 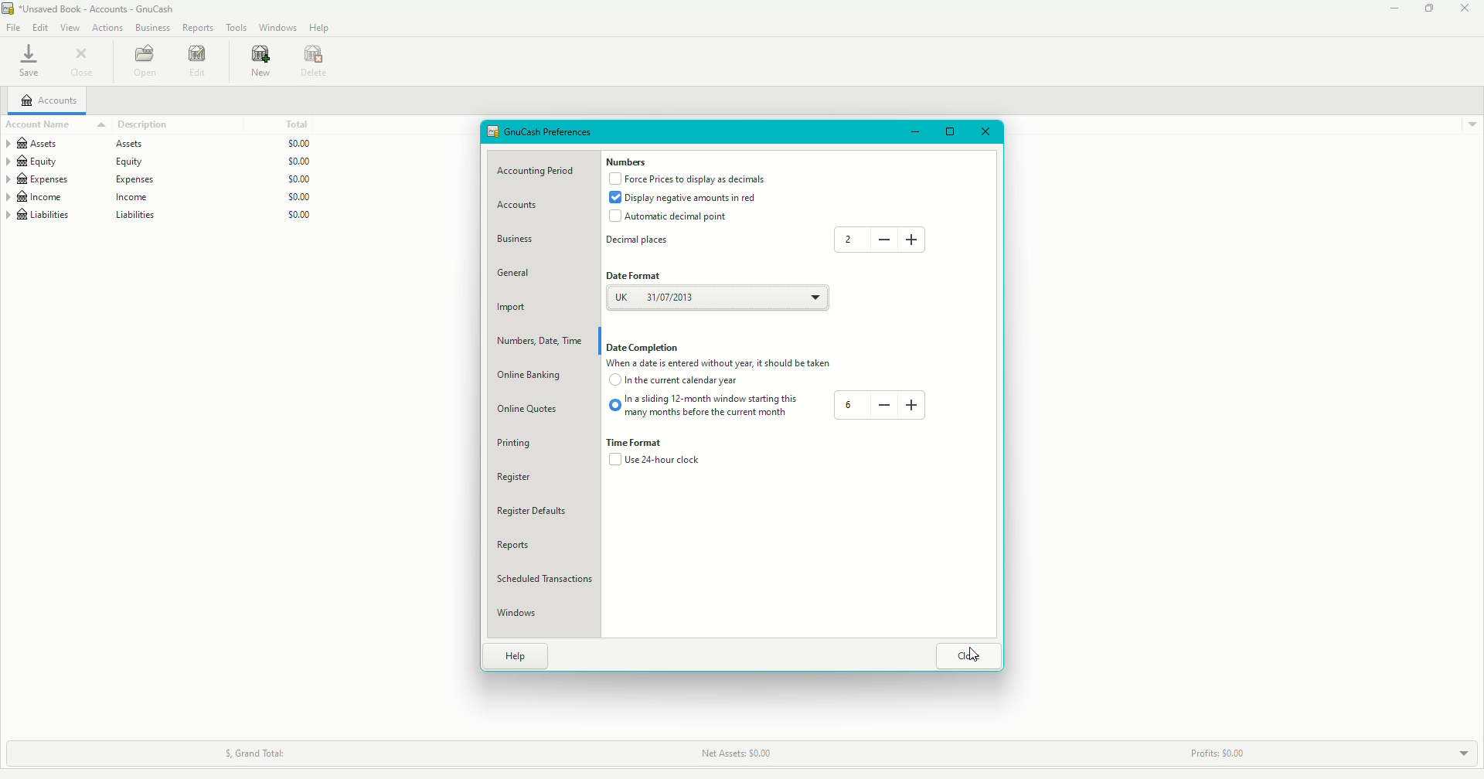 What do you see at coordinates (302, 125) in the screenshot?
I see `Total` at bounding box center [302, 125].